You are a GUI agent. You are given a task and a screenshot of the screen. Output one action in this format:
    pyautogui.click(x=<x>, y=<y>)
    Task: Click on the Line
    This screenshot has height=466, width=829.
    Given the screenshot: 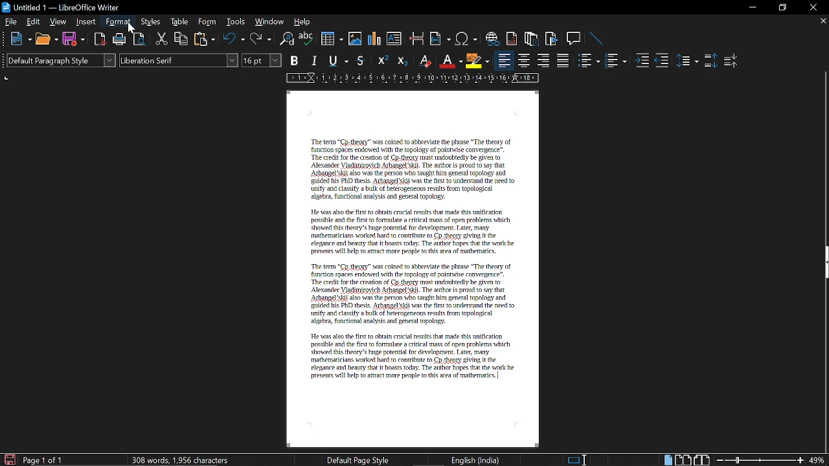 What is the action you would take?
    pyautogui.click(x=599, y=39)
    